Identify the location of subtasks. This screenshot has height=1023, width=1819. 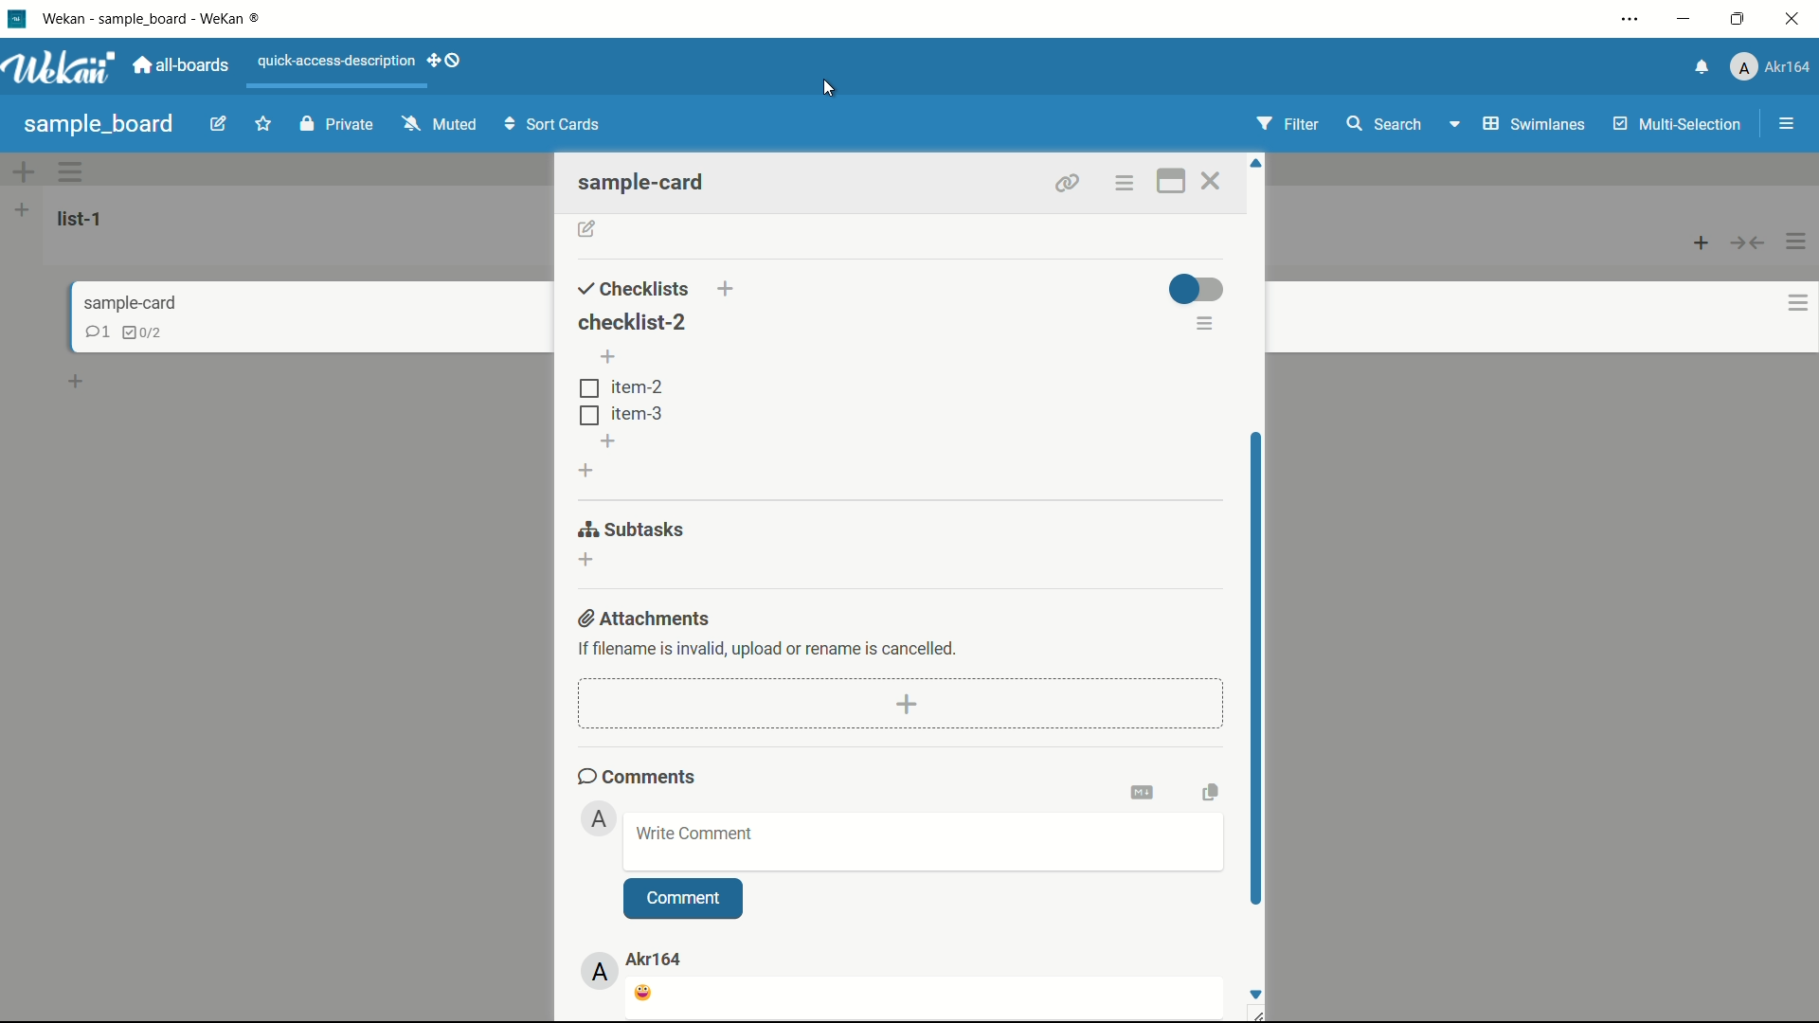
(633, 529).